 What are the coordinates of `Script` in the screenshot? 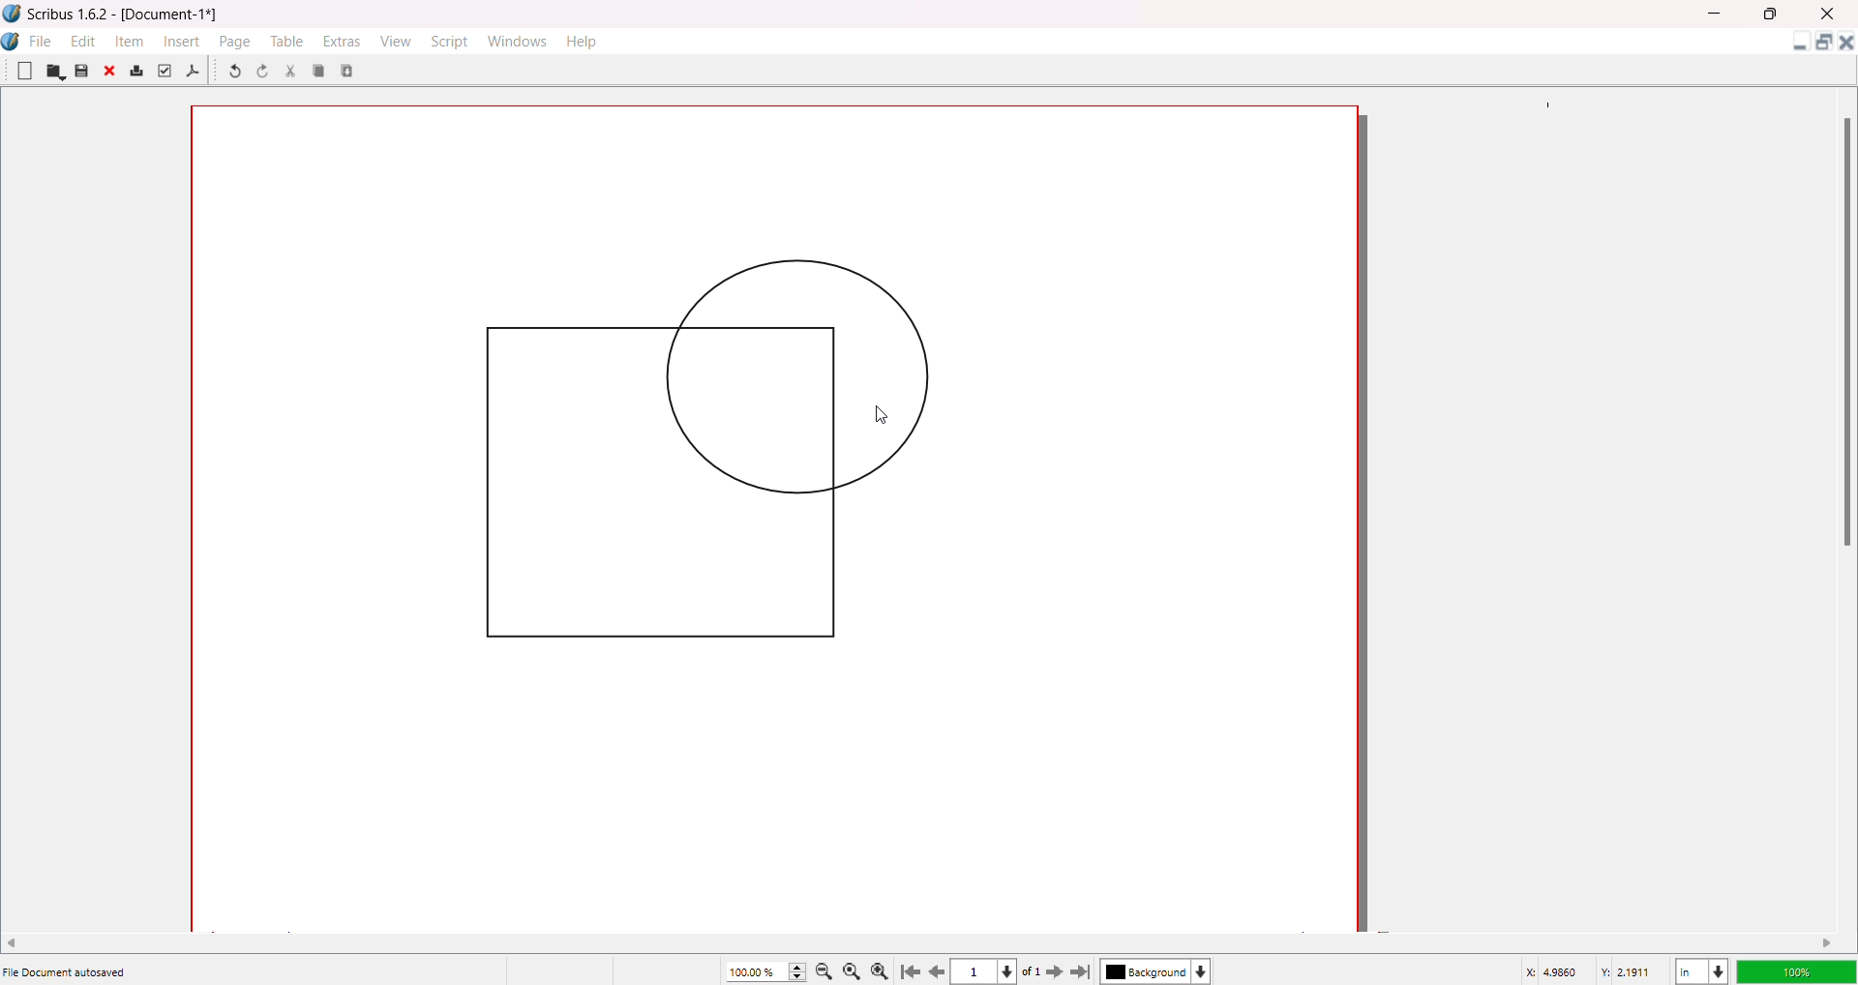 It's located at (452, 40).